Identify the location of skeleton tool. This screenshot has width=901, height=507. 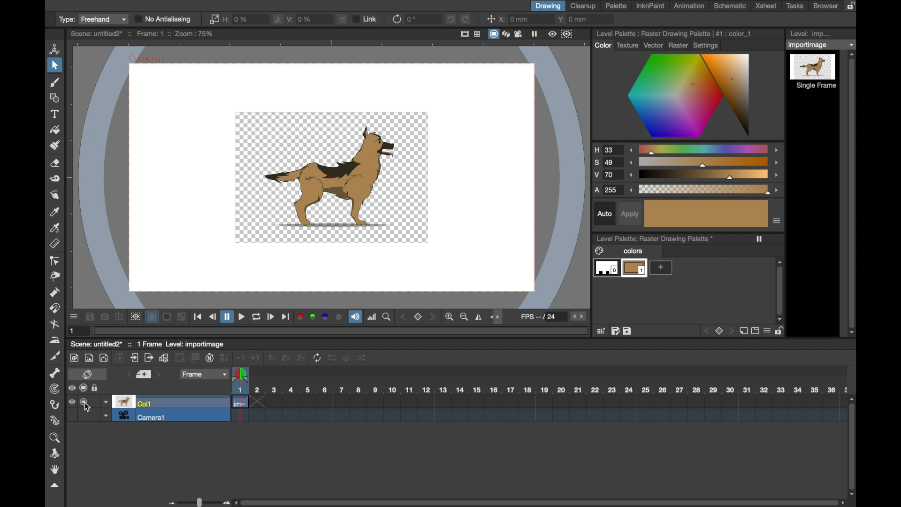
(55, 373).